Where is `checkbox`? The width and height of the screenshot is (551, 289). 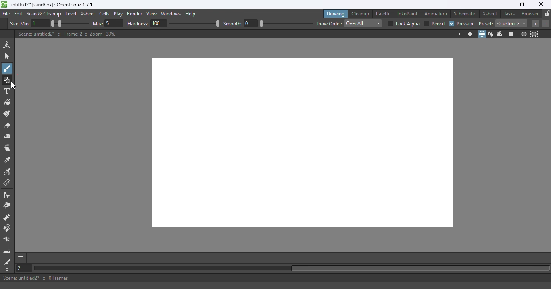
checkbox is located at coordinates (451, 24).